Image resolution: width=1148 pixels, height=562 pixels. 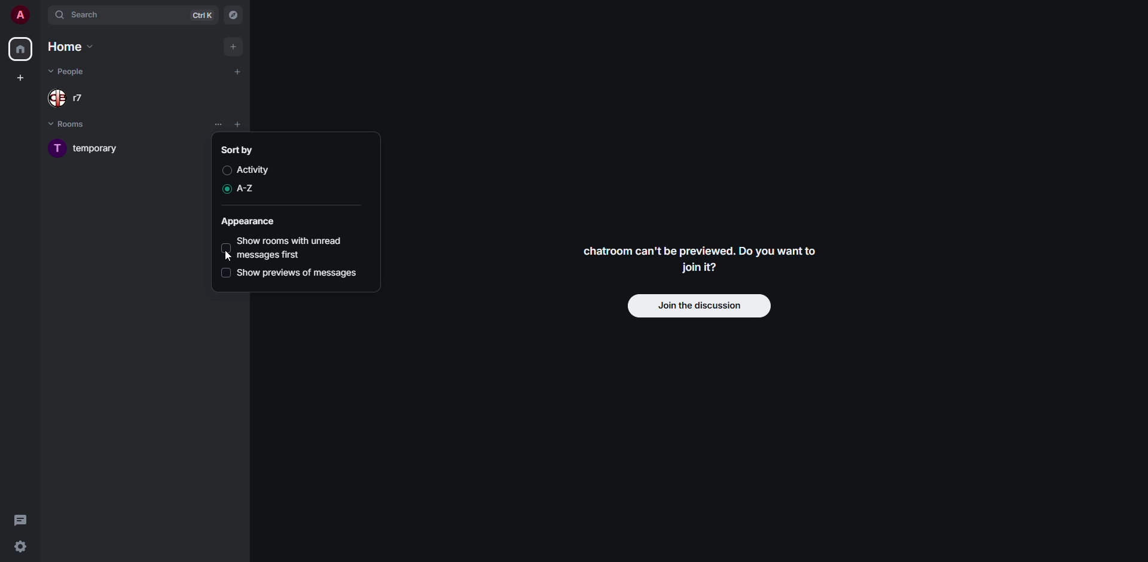 What do you see at coordinates (22, 546) in the screenshot?
I see `quick settings` at bounding box center [22, 546].